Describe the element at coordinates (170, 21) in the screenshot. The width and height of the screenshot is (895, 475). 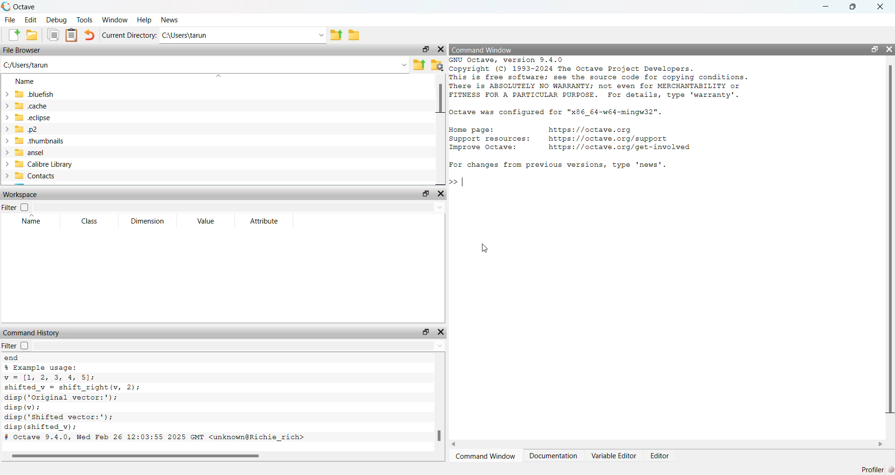
I see `news` at that location.